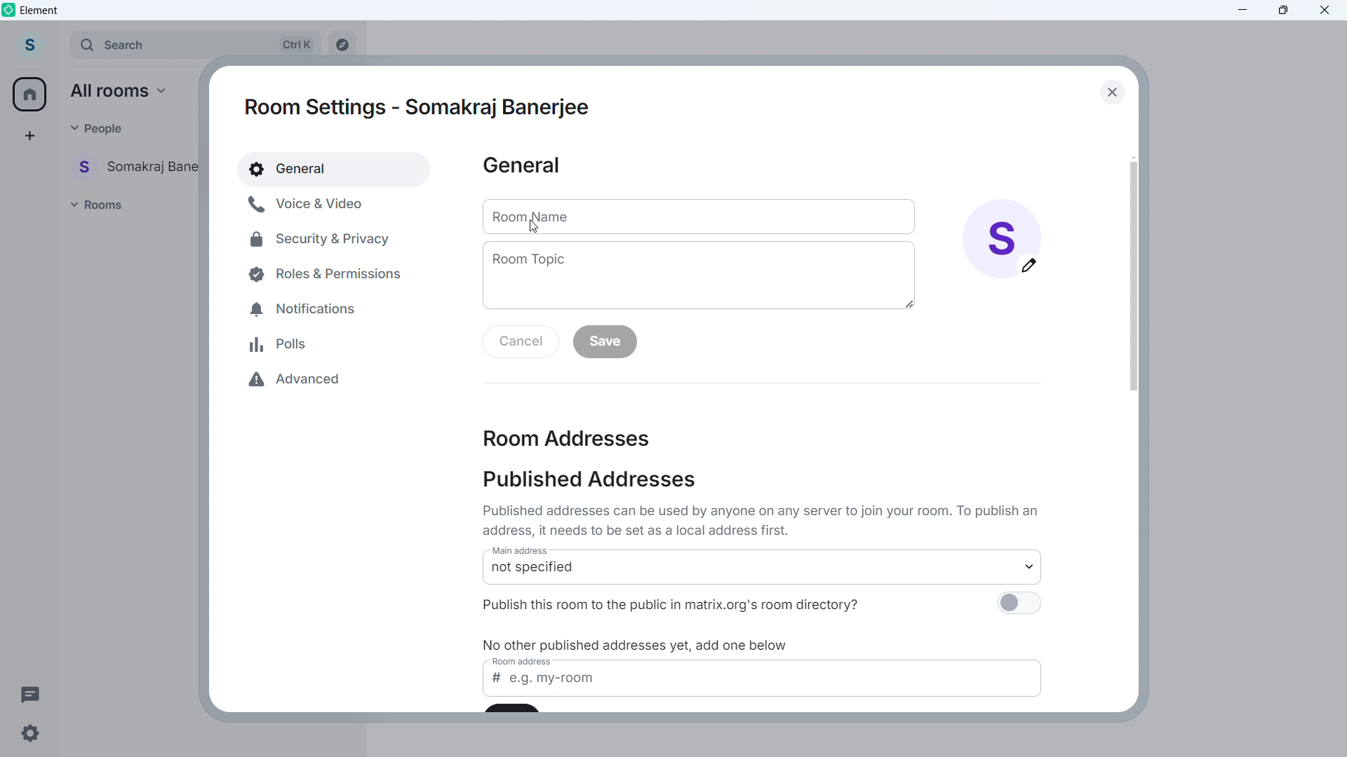  Describe the element at coordinates (138, 165) in the screenshot. I see `User Conversation  ` at that location.